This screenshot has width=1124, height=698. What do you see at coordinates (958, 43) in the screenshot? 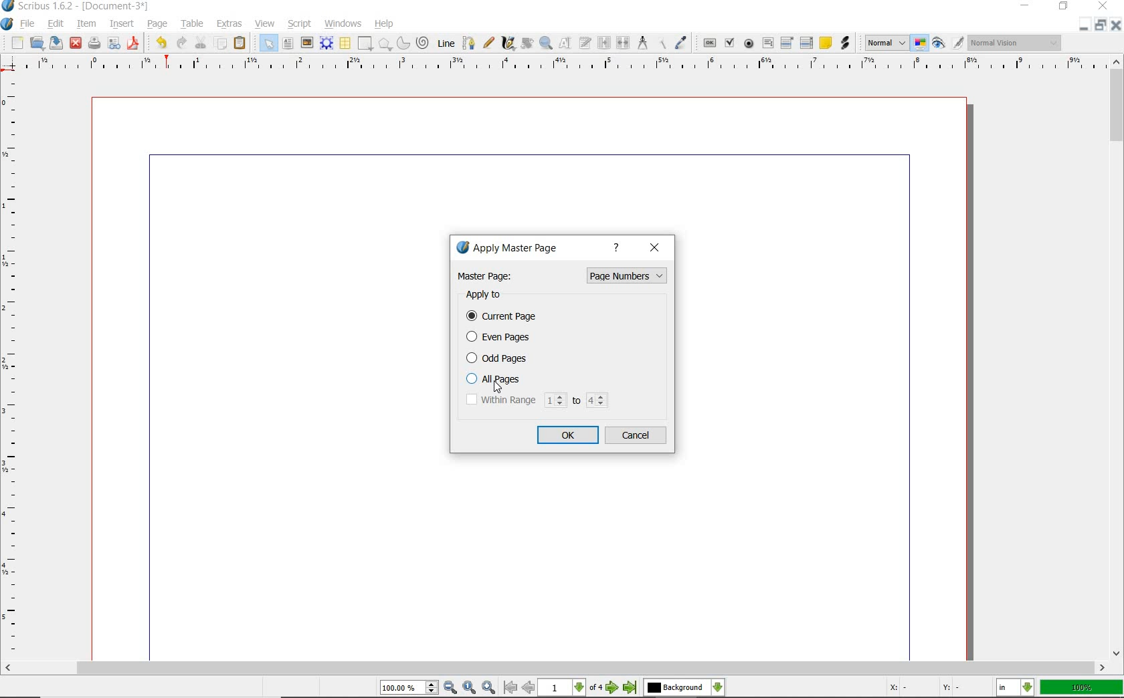
I see `Edit in preview mode` at bounding box center [958, 43].